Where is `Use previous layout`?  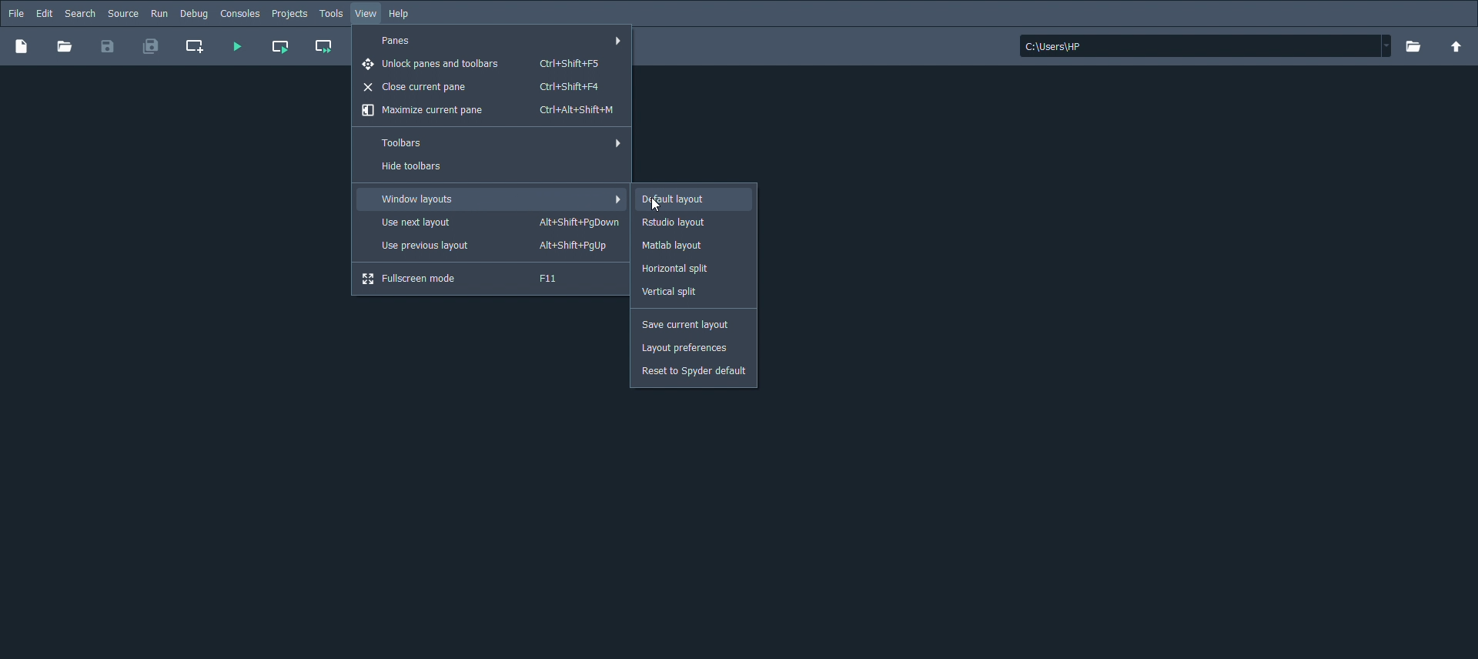
Use previous layout is located at coordinates (496, 246).